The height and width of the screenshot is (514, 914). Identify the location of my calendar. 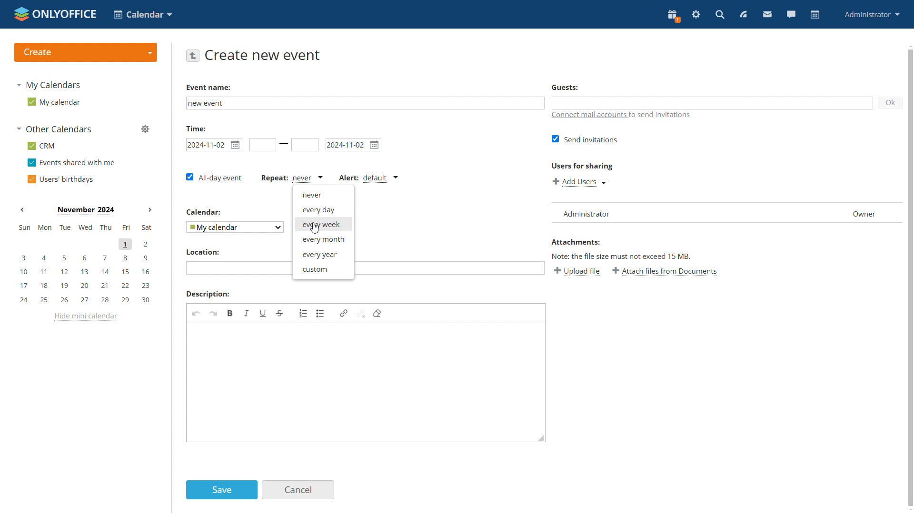
(54, 101).